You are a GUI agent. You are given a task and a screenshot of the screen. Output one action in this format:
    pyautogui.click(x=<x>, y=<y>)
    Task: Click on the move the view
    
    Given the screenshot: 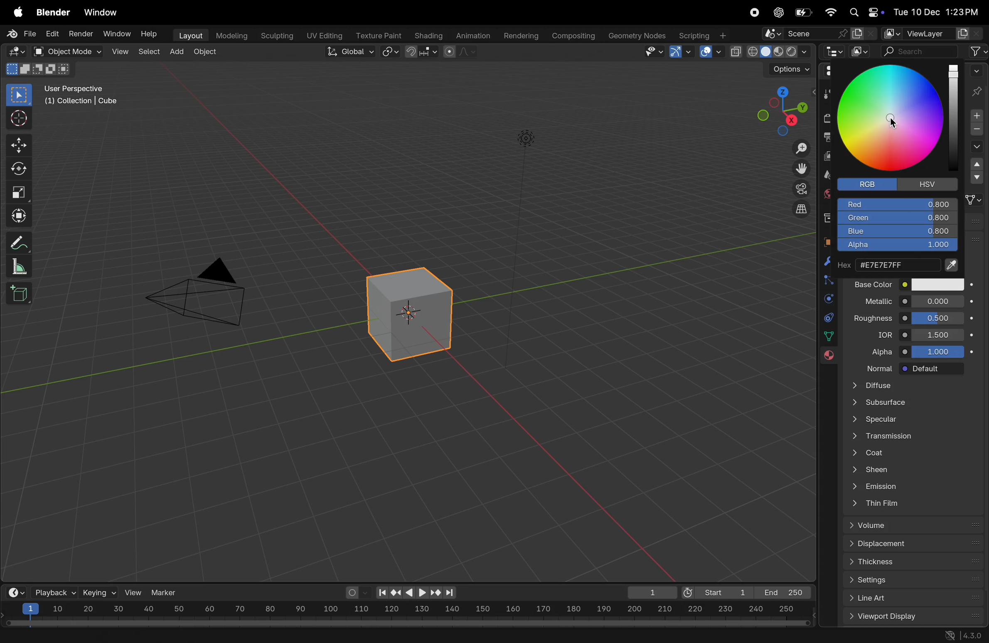 What is the action you would take?
    pyautogui.click(x=801, y=167)
    